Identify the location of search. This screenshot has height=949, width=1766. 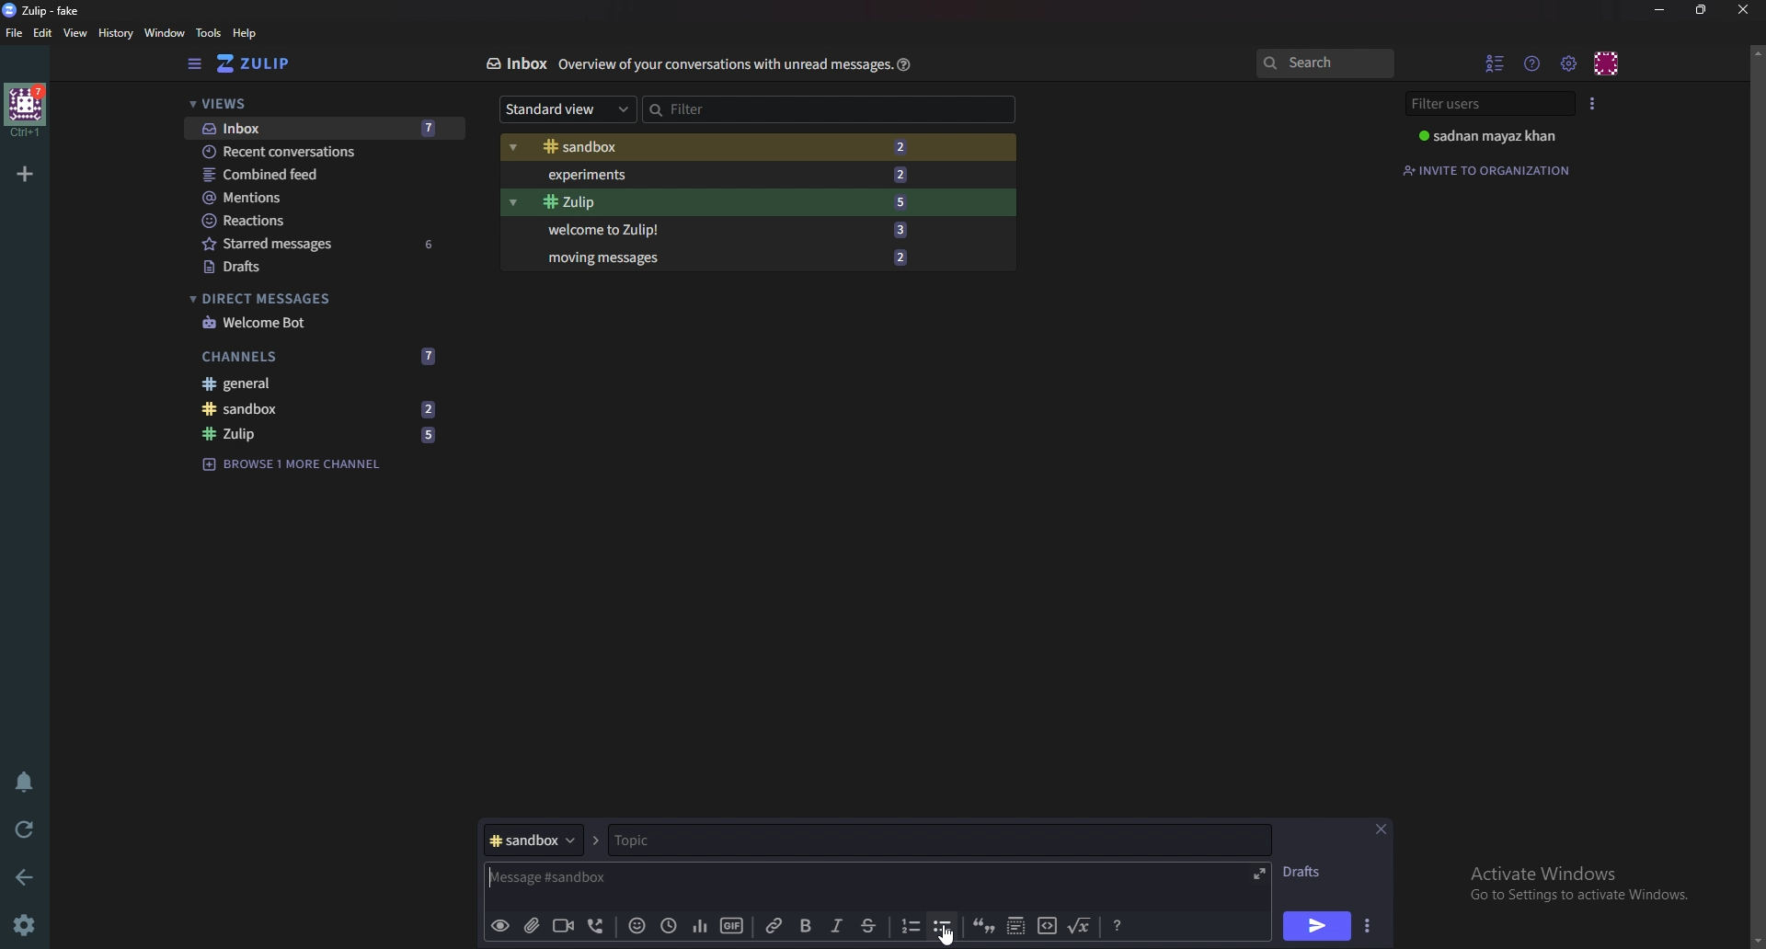
(1324, 63).